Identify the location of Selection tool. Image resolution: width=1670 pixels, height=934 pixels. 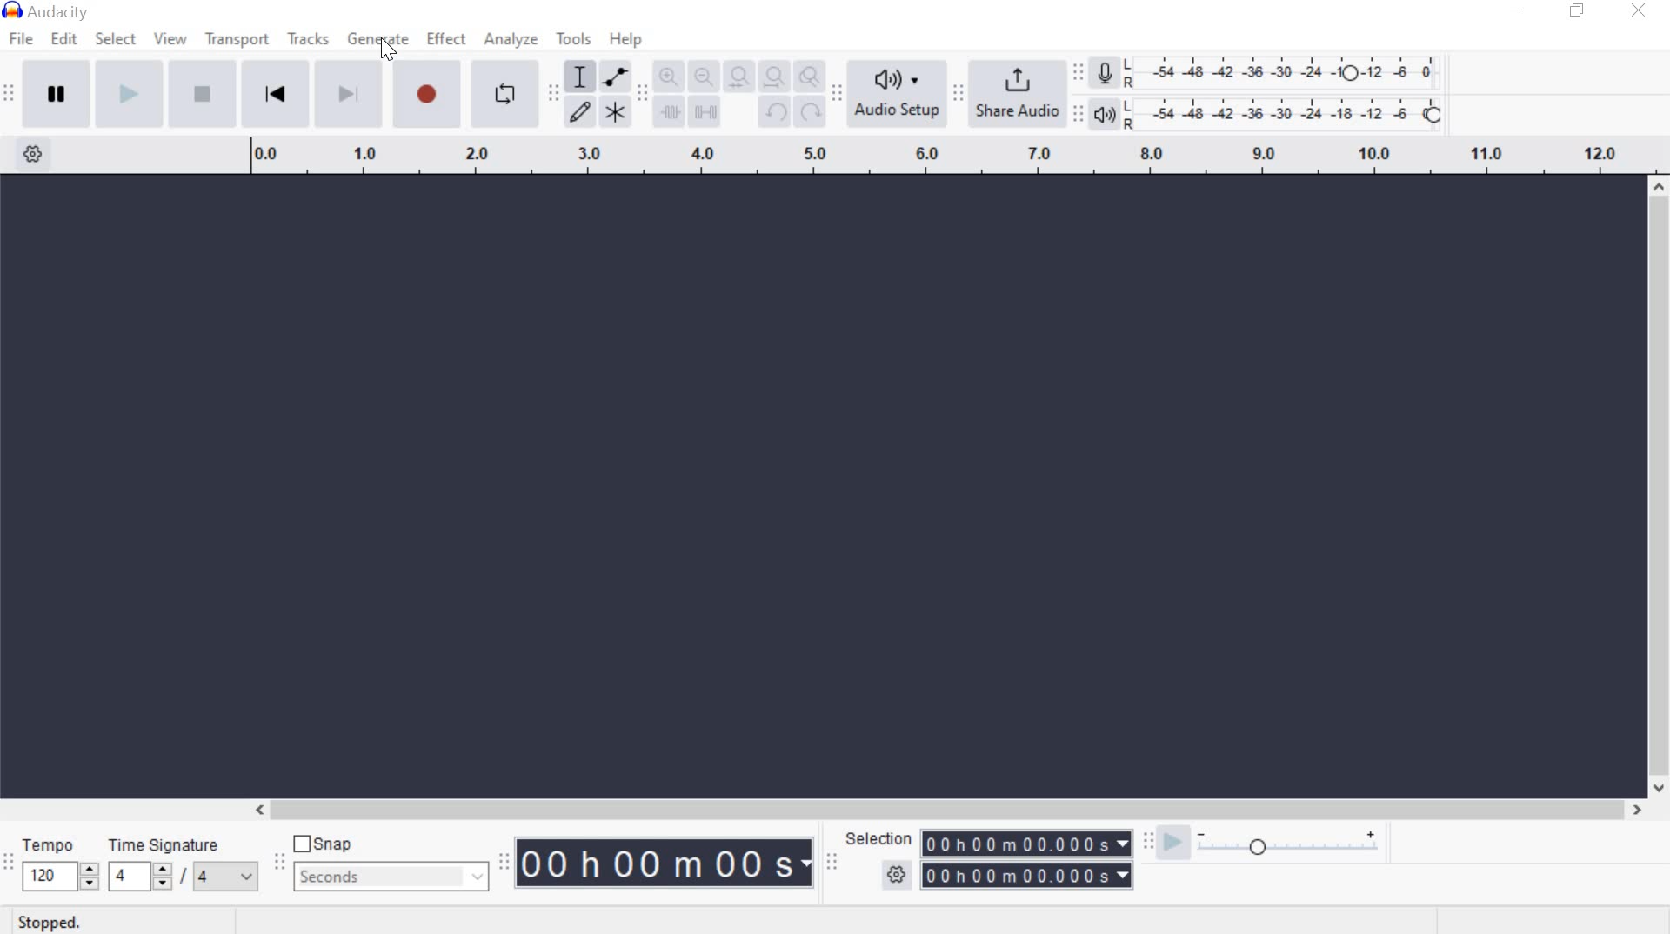
(580, 78).